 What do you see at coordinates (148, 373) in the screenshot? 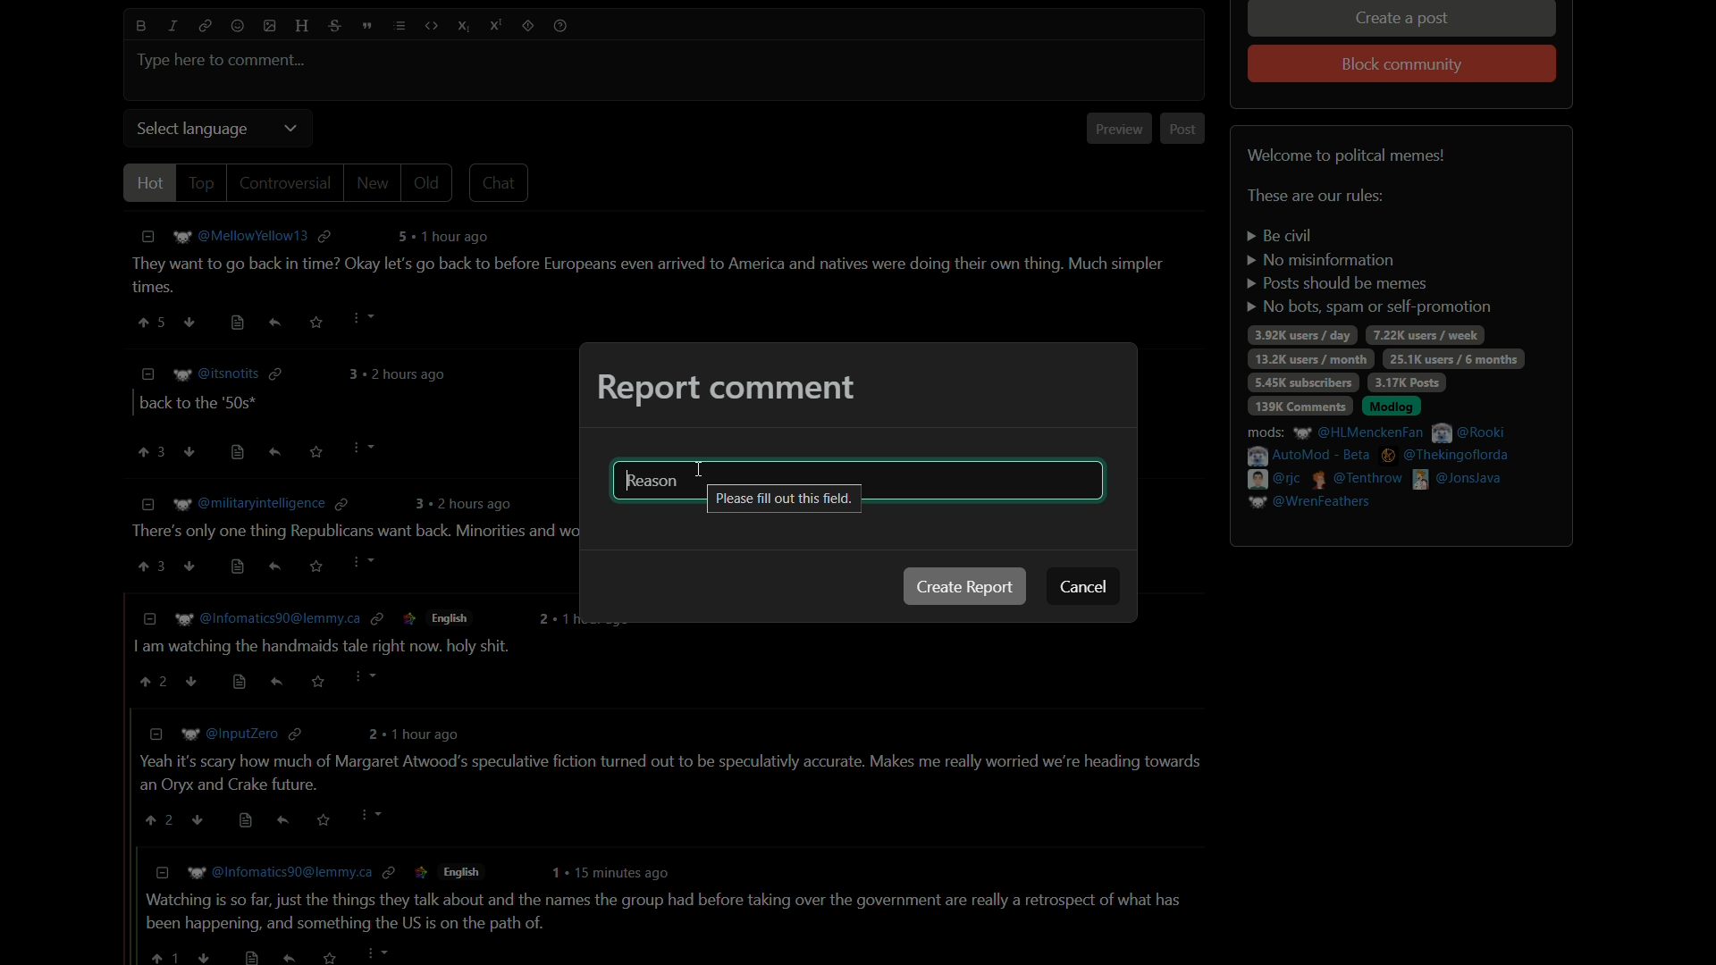
I see `less information` at bounding box center [148, 373].